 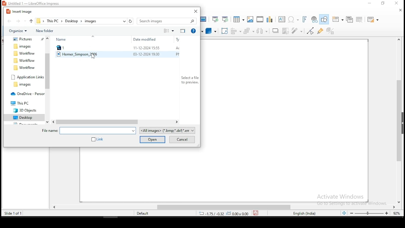 I want to click on insert hyperlink, so click(x=315, y=20).